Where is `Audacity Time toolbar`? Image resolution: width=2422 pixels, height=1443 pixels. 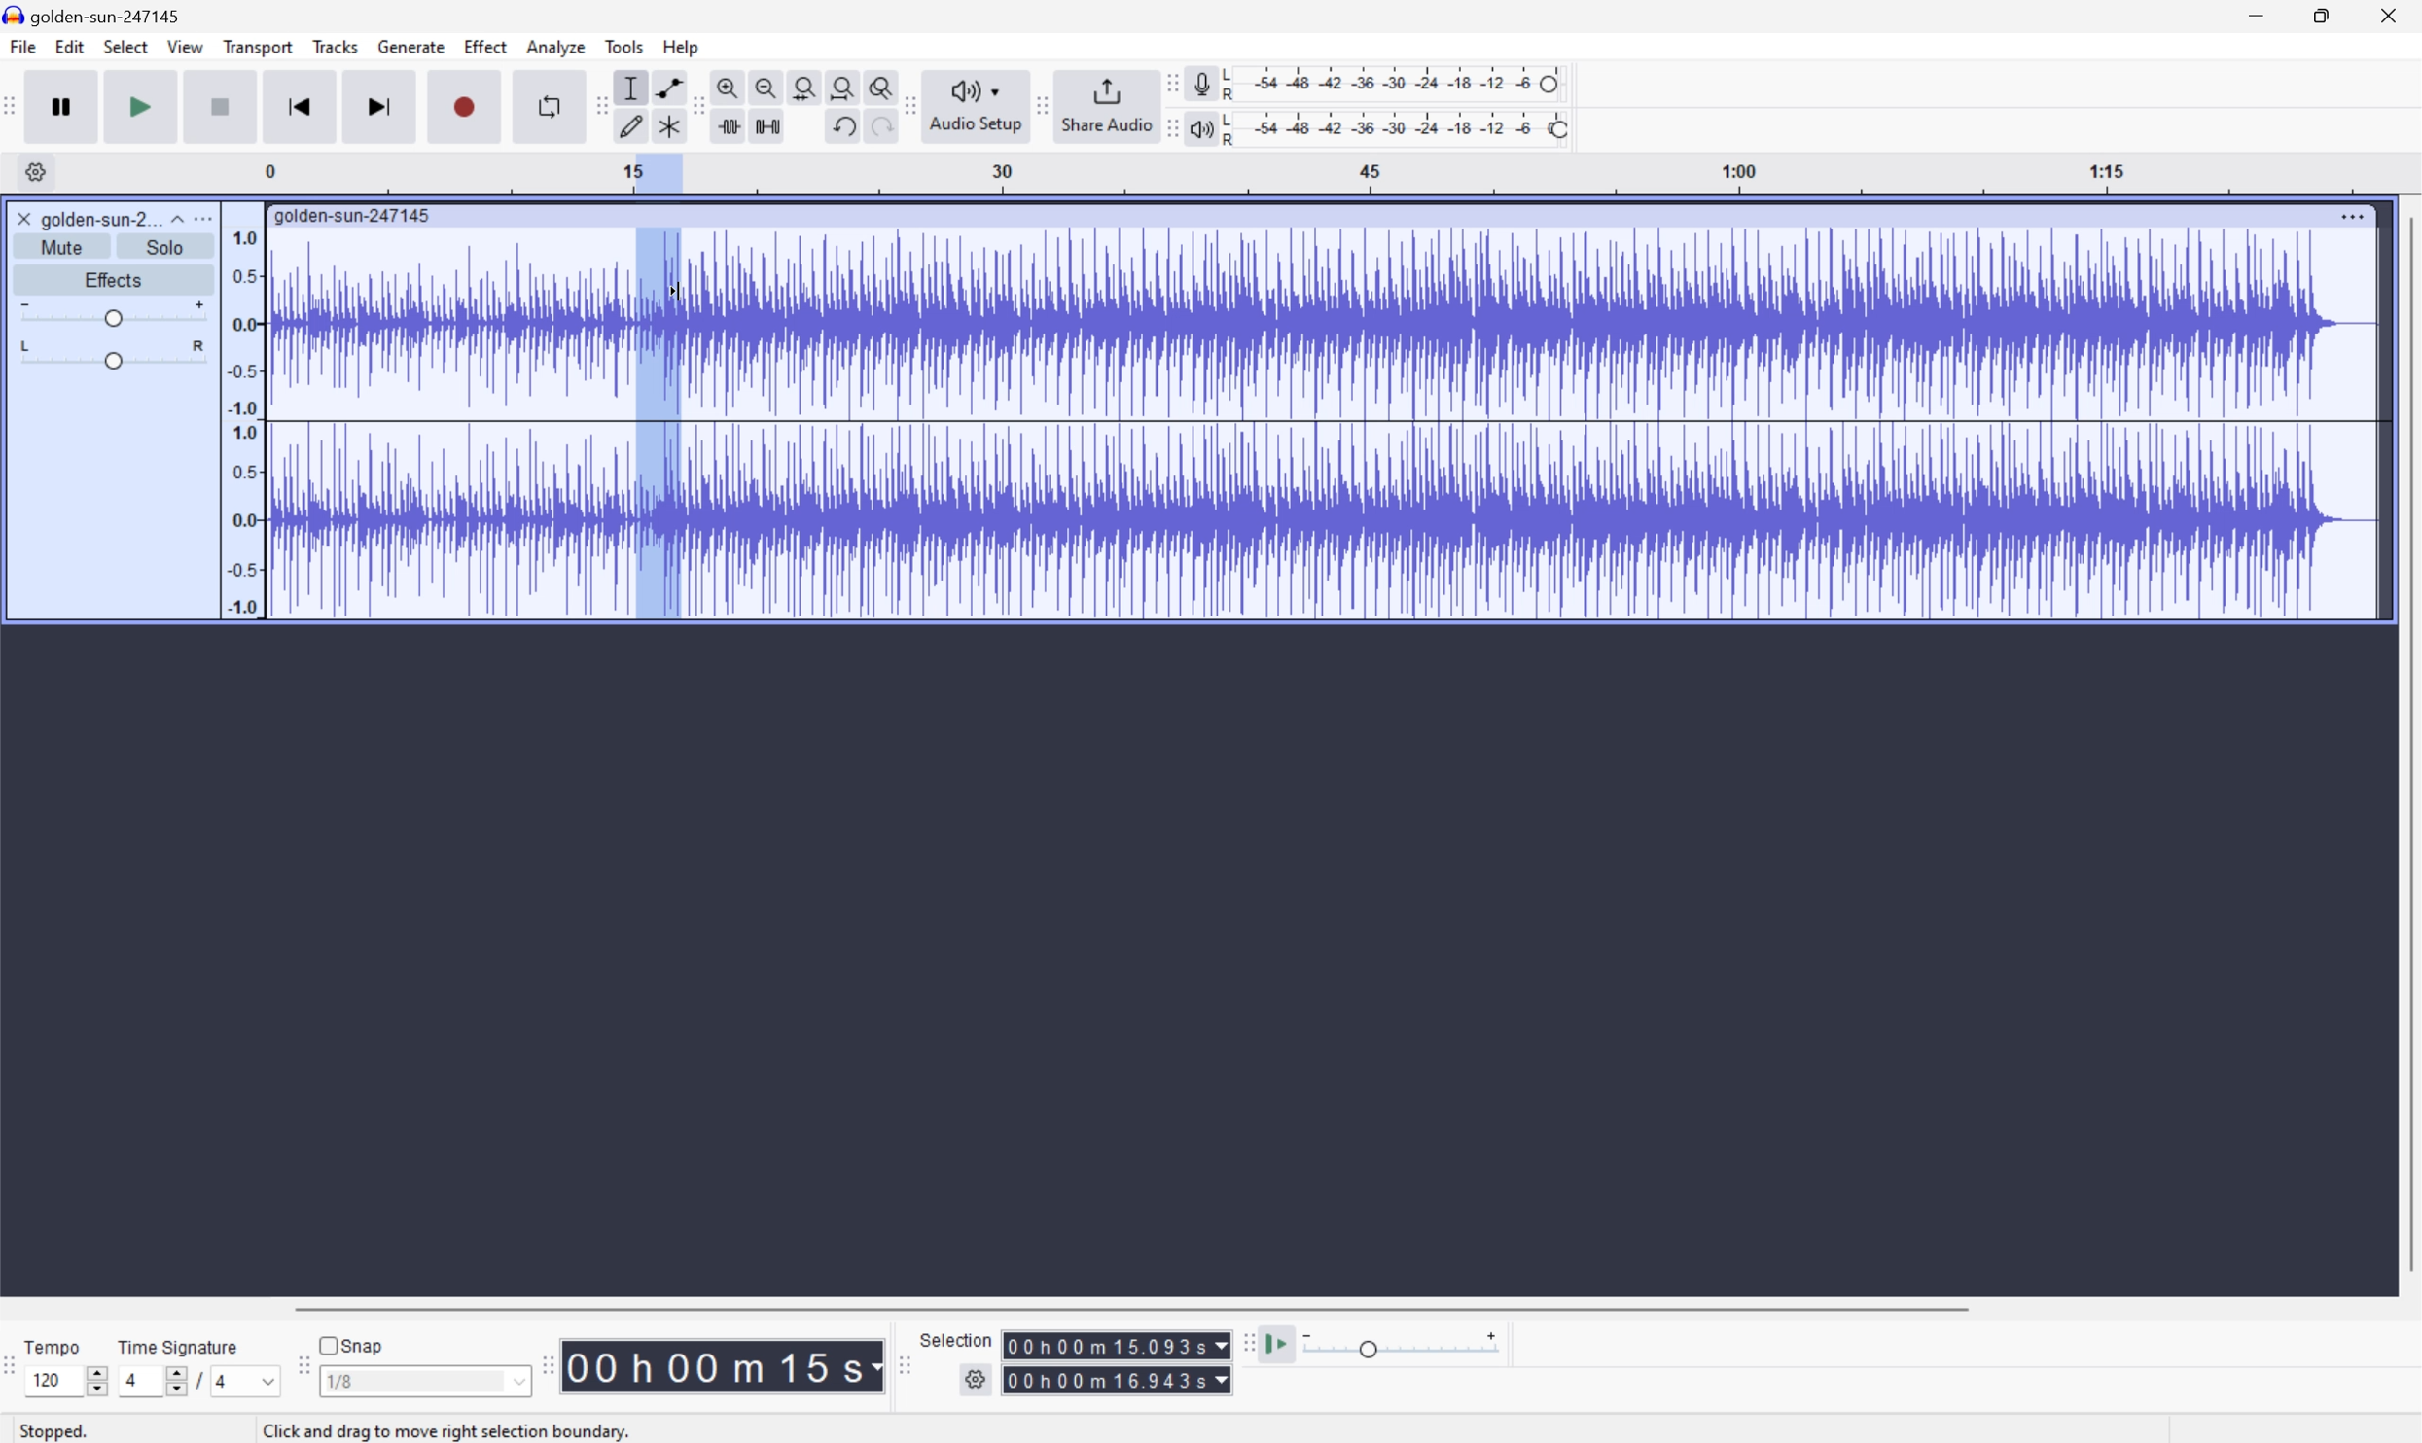 Audacity Time toolbar is located at coordinates (541, 1360).